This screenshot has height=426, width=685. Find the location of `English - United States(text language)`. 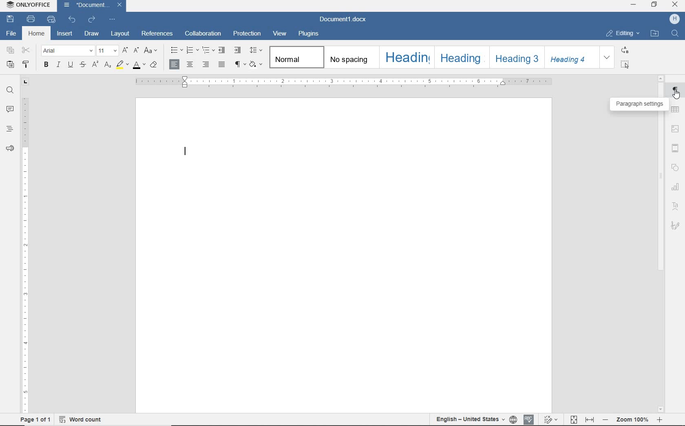

English - United States(text language) is located at coordinates (469, 420).